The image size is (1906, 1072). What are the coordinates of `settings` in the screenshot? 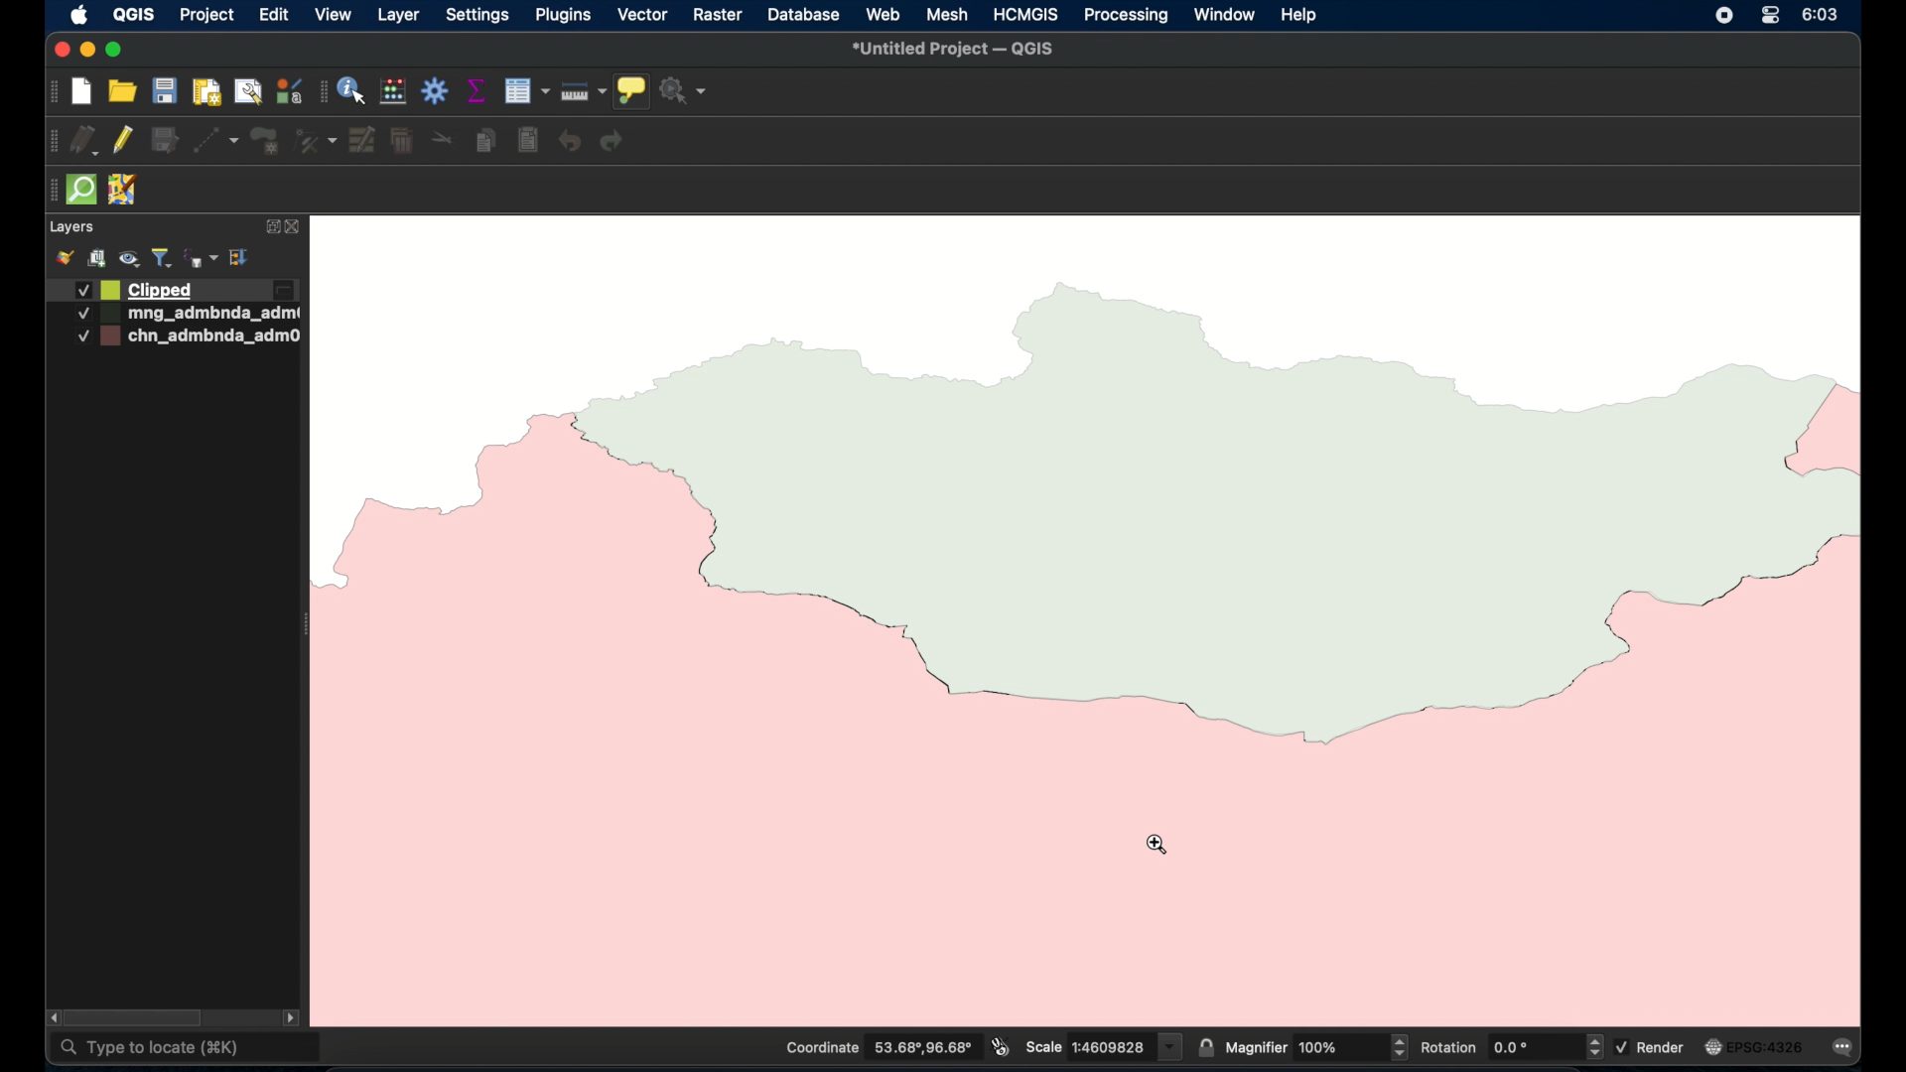 It's located at (476, 17).